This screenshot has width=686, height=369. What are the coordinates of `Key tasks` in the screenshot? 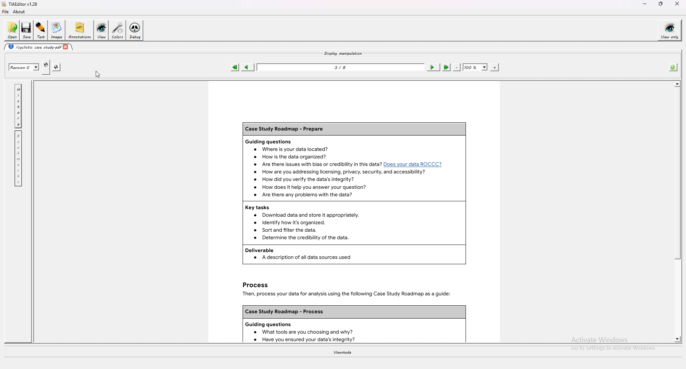 It's located at (260, 207).